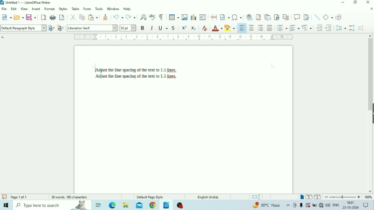 This screenshot has height=210, width=374. What do you see at coordinates (102, 71) in the screenshot?
I see `text cursor` at bounding box center [102, 71].